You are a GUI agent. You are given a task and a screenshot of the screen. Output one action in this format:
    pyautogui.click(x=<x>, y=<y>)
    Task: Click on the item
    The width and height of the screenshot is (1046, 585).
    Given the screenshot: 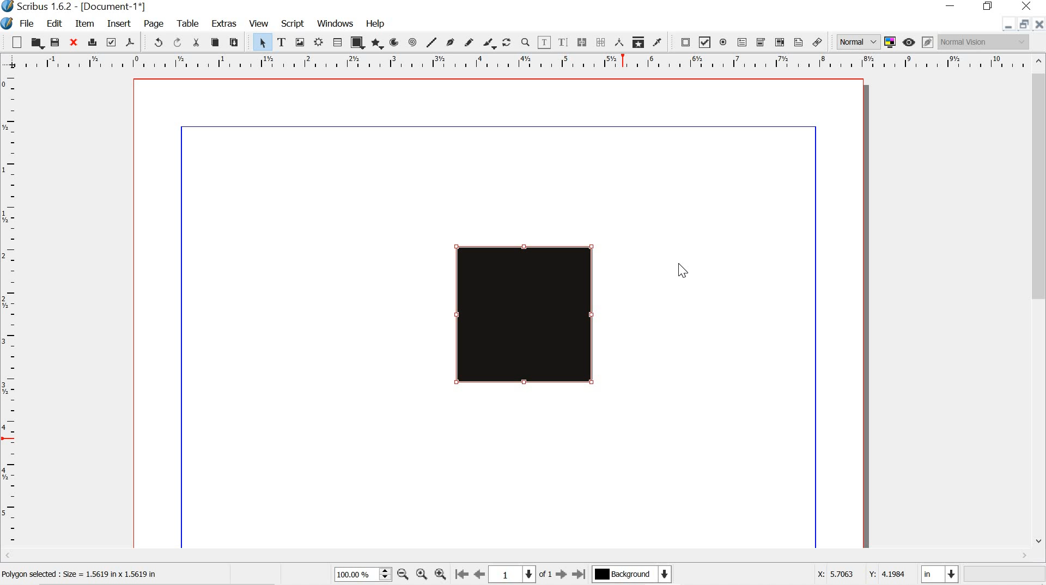 What is the action you would take?
    pyautogui.click(x=84, y=23)
    